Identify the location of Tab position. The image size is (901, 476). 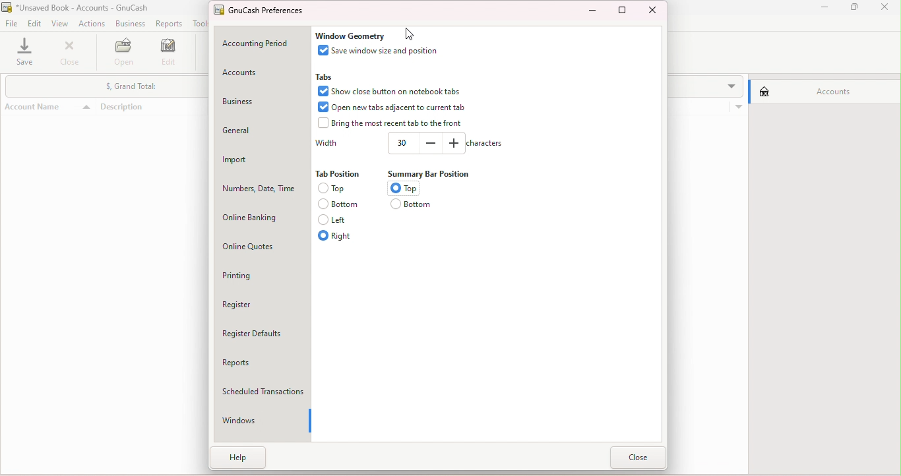
(342, 175).